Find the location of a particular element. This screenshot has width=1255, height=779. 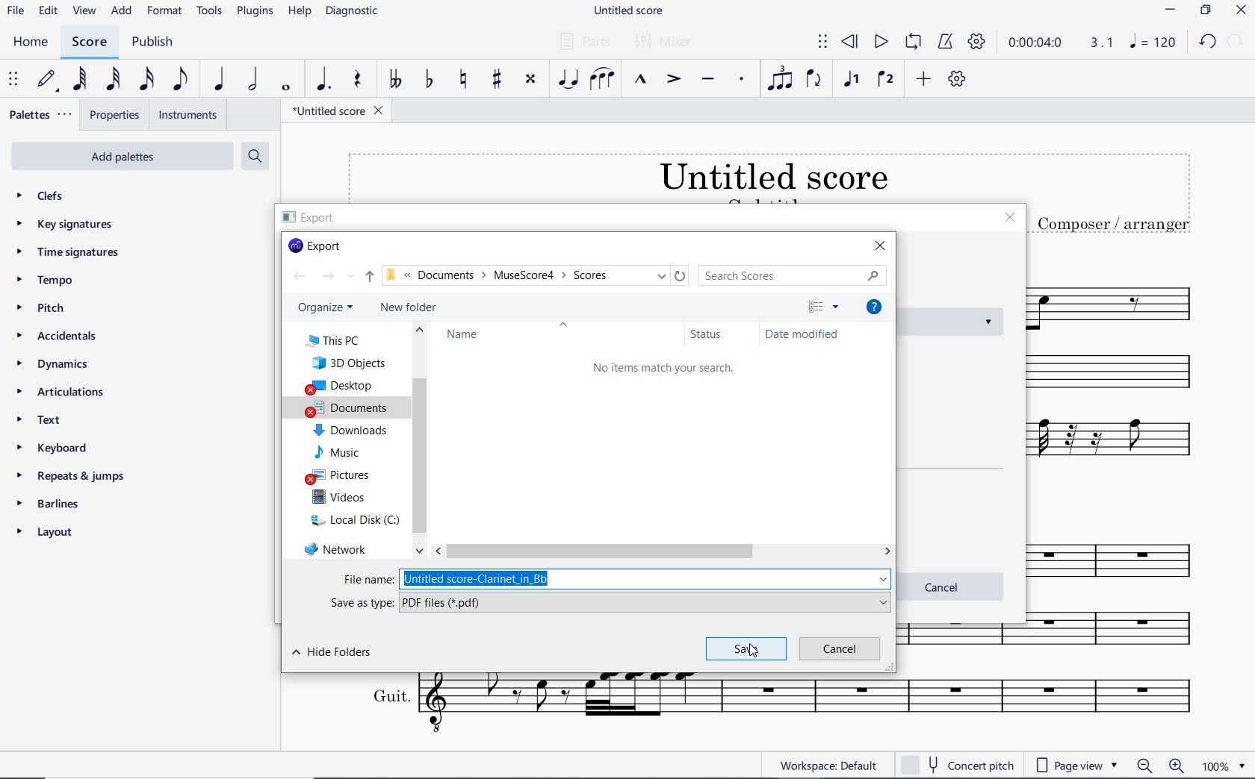

REWIND is located at coordinates (852, 43).